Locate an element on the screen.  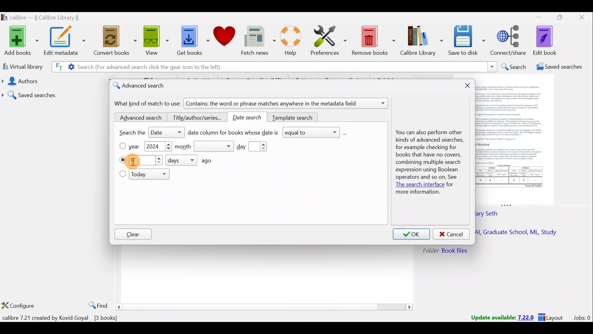
Search is located at coordinates (513, 67).